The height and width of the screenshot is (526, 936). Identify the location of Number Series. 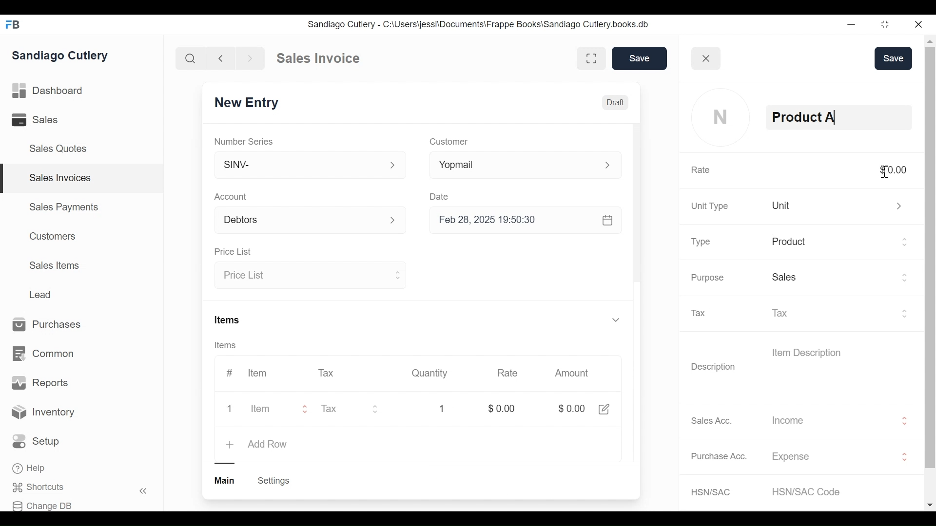
(244, 140).